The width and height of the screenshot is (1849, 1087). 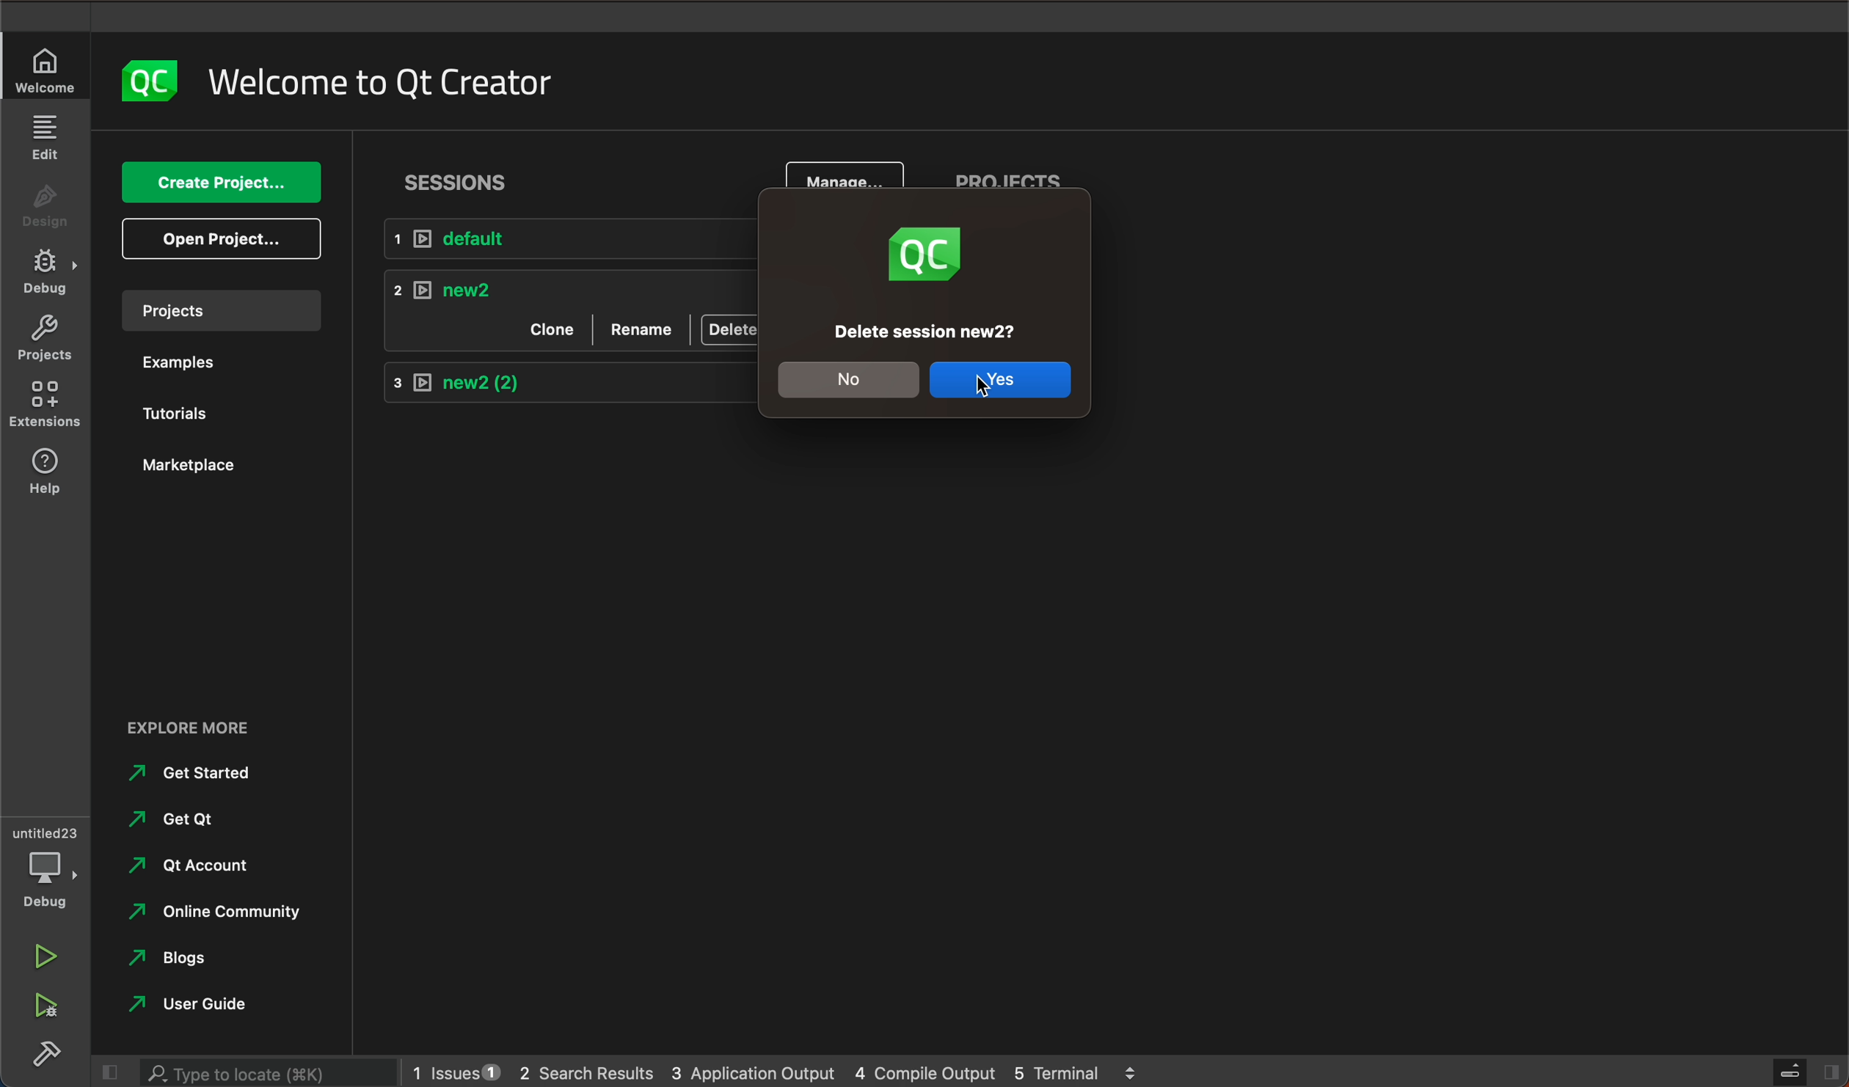 I want to click on delete message, so click(x=930, y=333).